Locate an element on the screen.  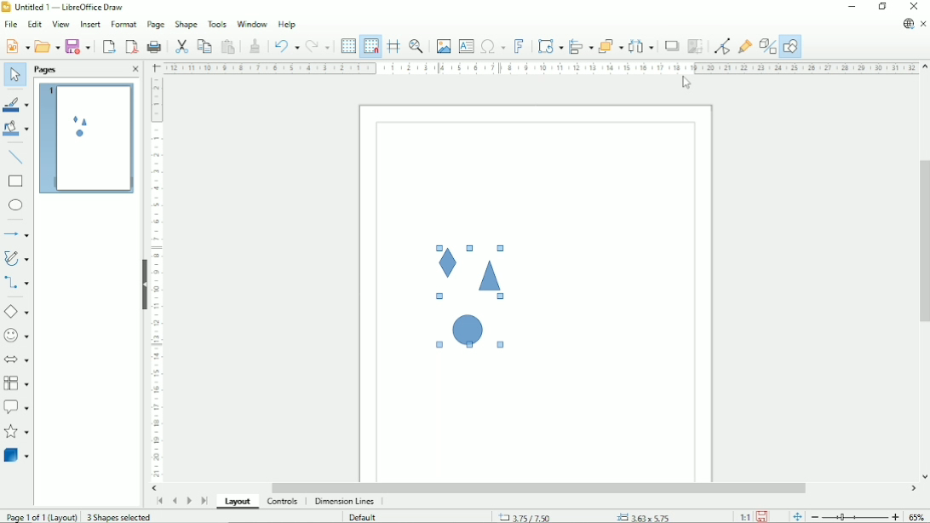
Block arrows is located at coordinates (17, 359).